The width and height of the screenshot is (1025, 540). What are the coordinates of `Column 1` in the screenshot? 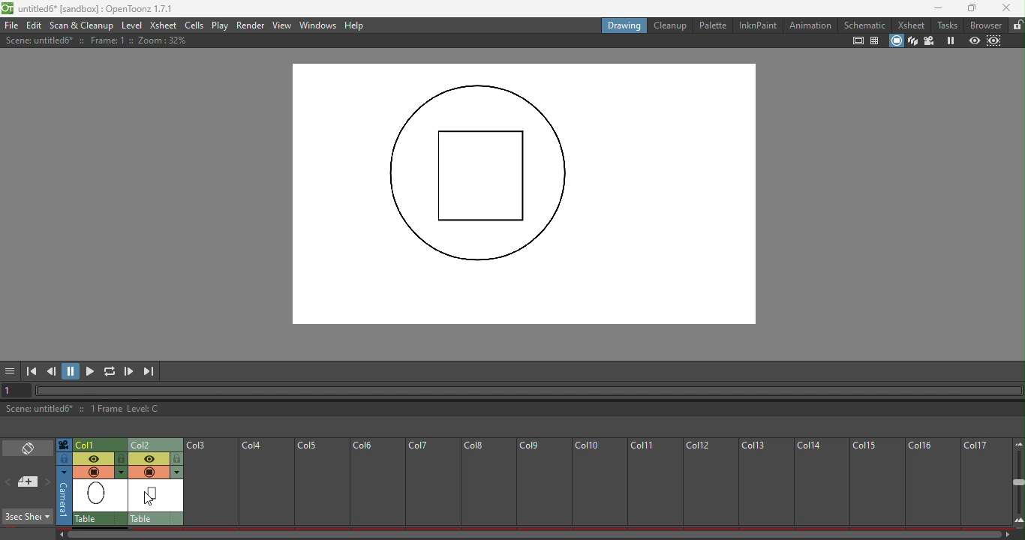 It's located at (98, 444).